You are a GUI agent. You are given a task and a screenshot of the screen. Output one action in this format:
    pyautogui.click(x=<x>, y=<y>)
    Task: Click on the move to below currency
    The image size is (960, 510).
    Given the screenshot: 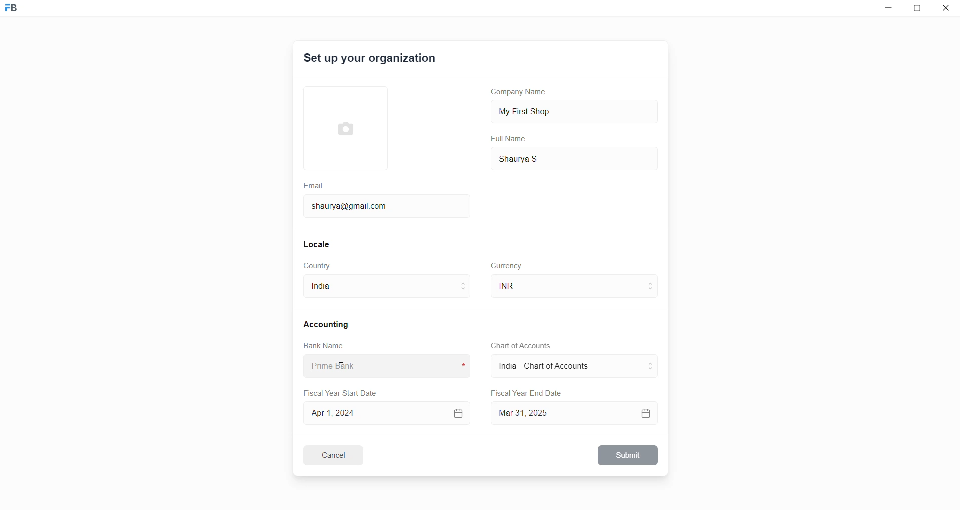 What is the action you would take?
    pyautogui.click(x=653, y=291)
    